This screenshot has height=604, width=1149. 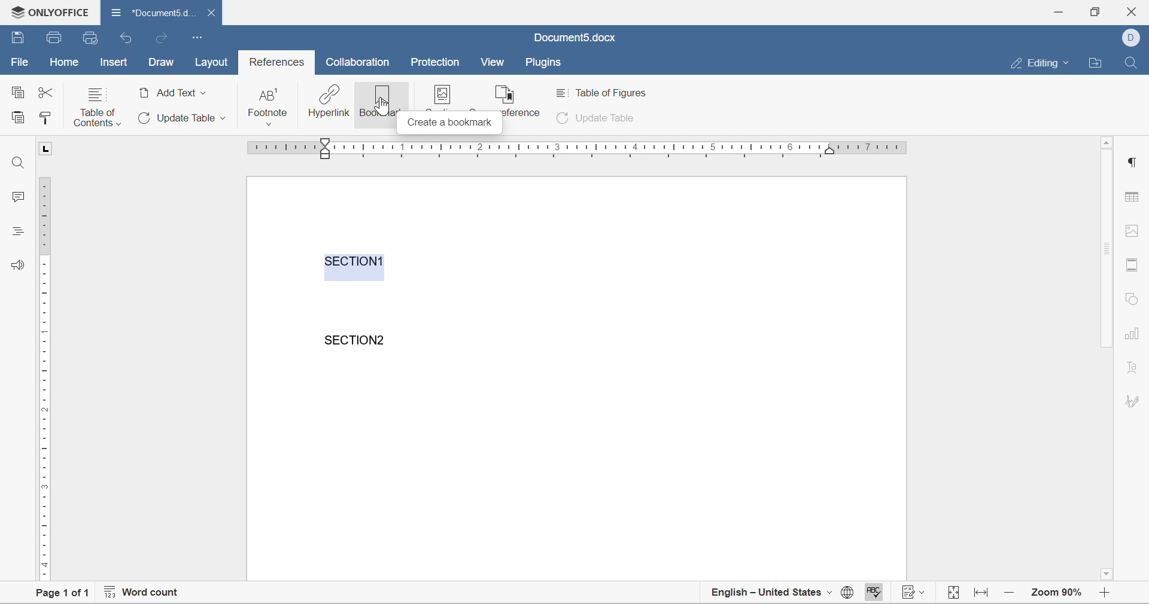 I want to click on table settings, so click(x=1134, y=199).